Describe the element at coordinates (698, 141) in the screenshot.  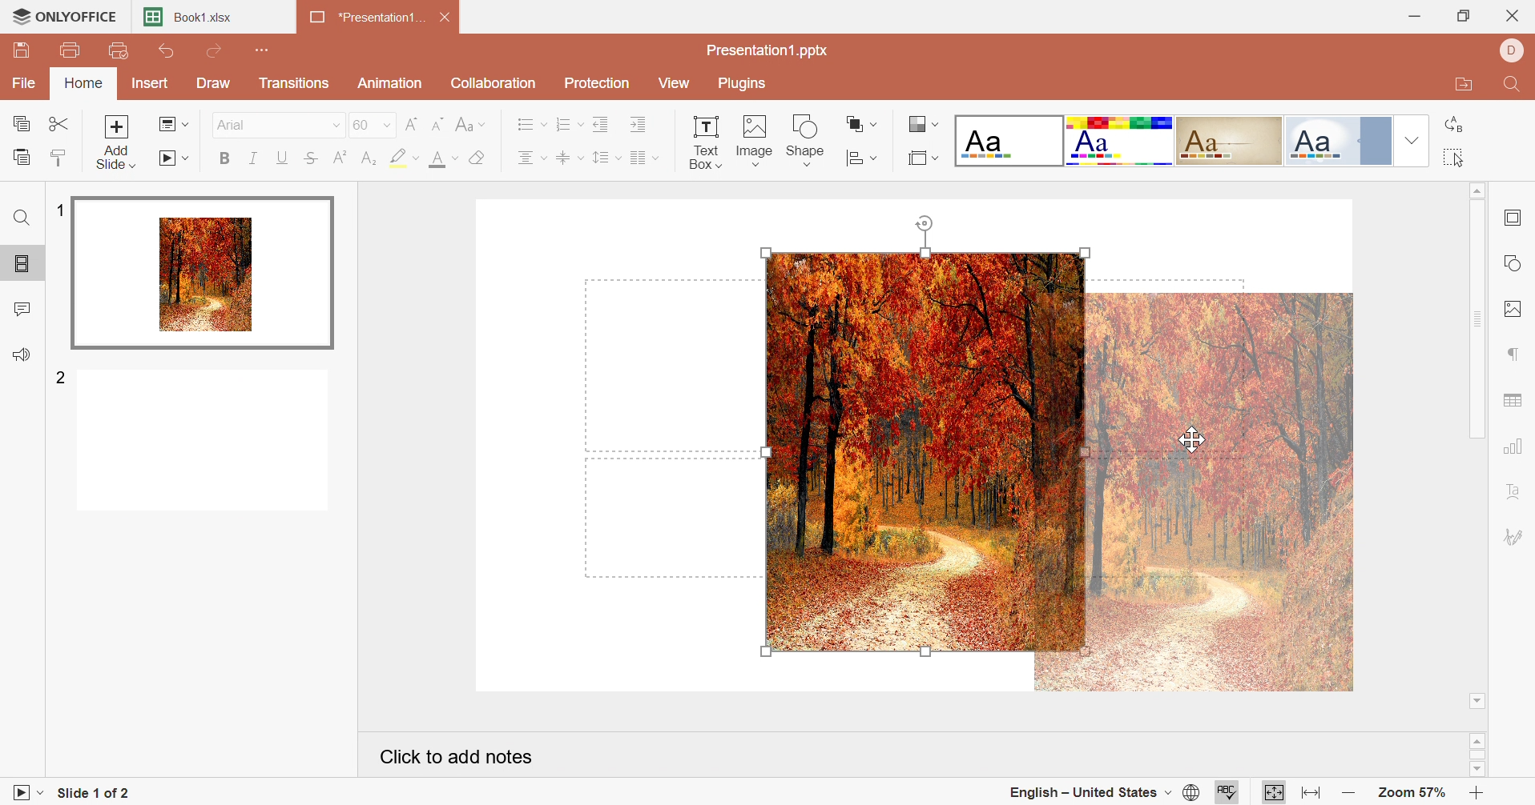
I see `Text Box` at that location.